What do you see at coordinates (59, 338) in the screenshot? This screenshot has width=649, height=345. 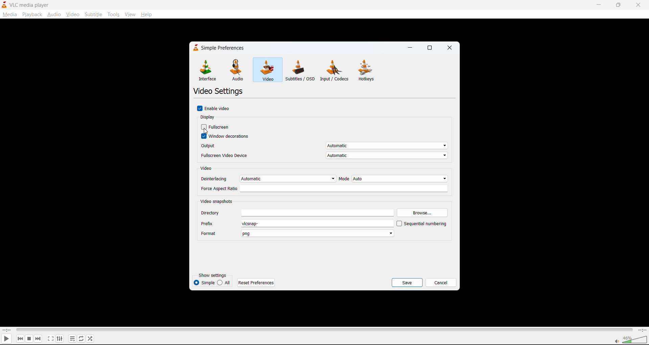 I see `settings` at bounding box center [59, 338].